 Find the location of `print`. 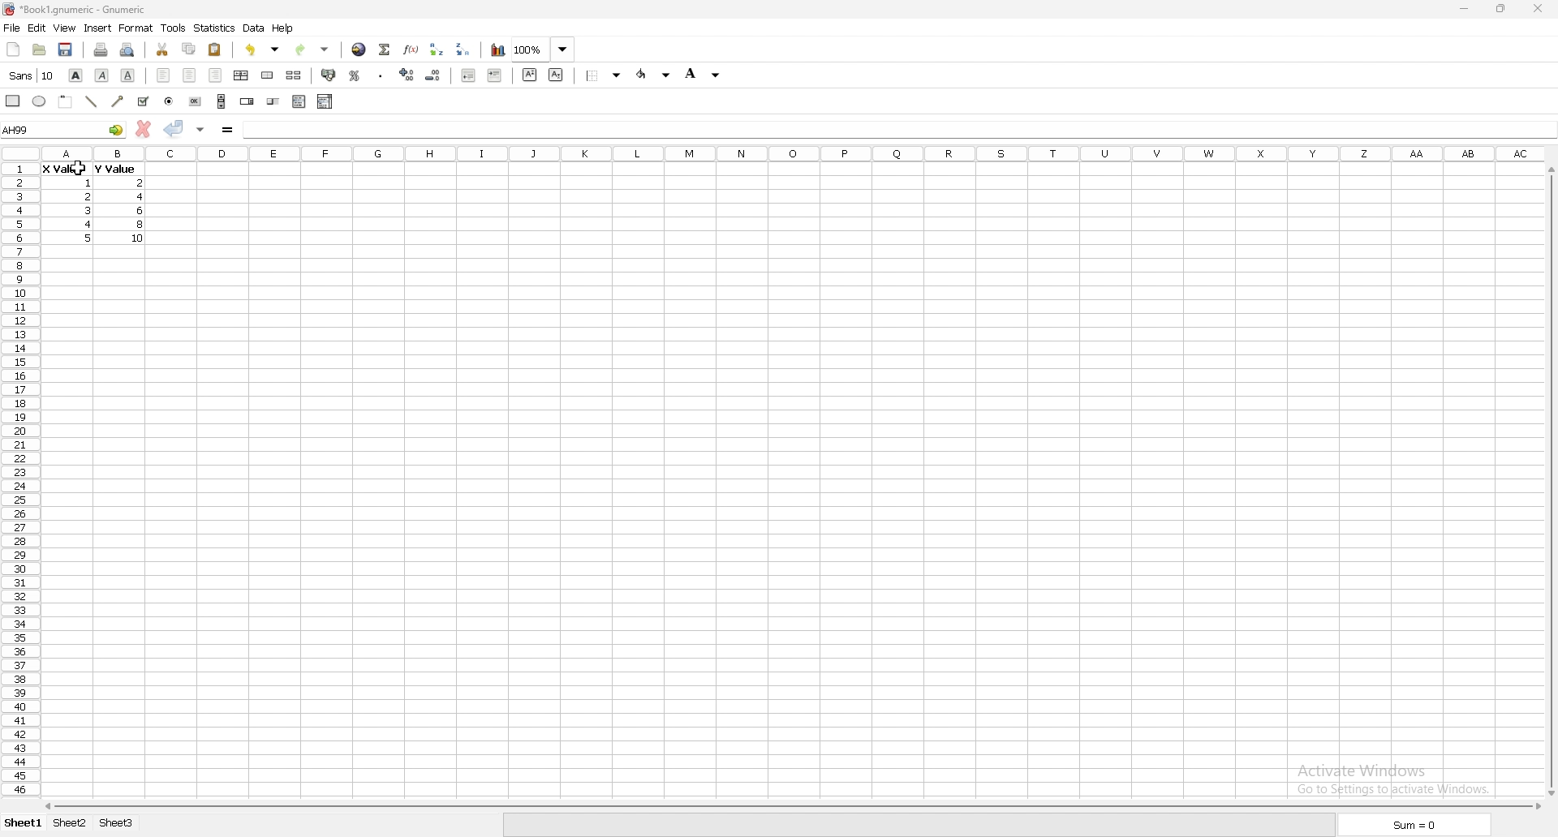

print is located at coordinates (101, 49).